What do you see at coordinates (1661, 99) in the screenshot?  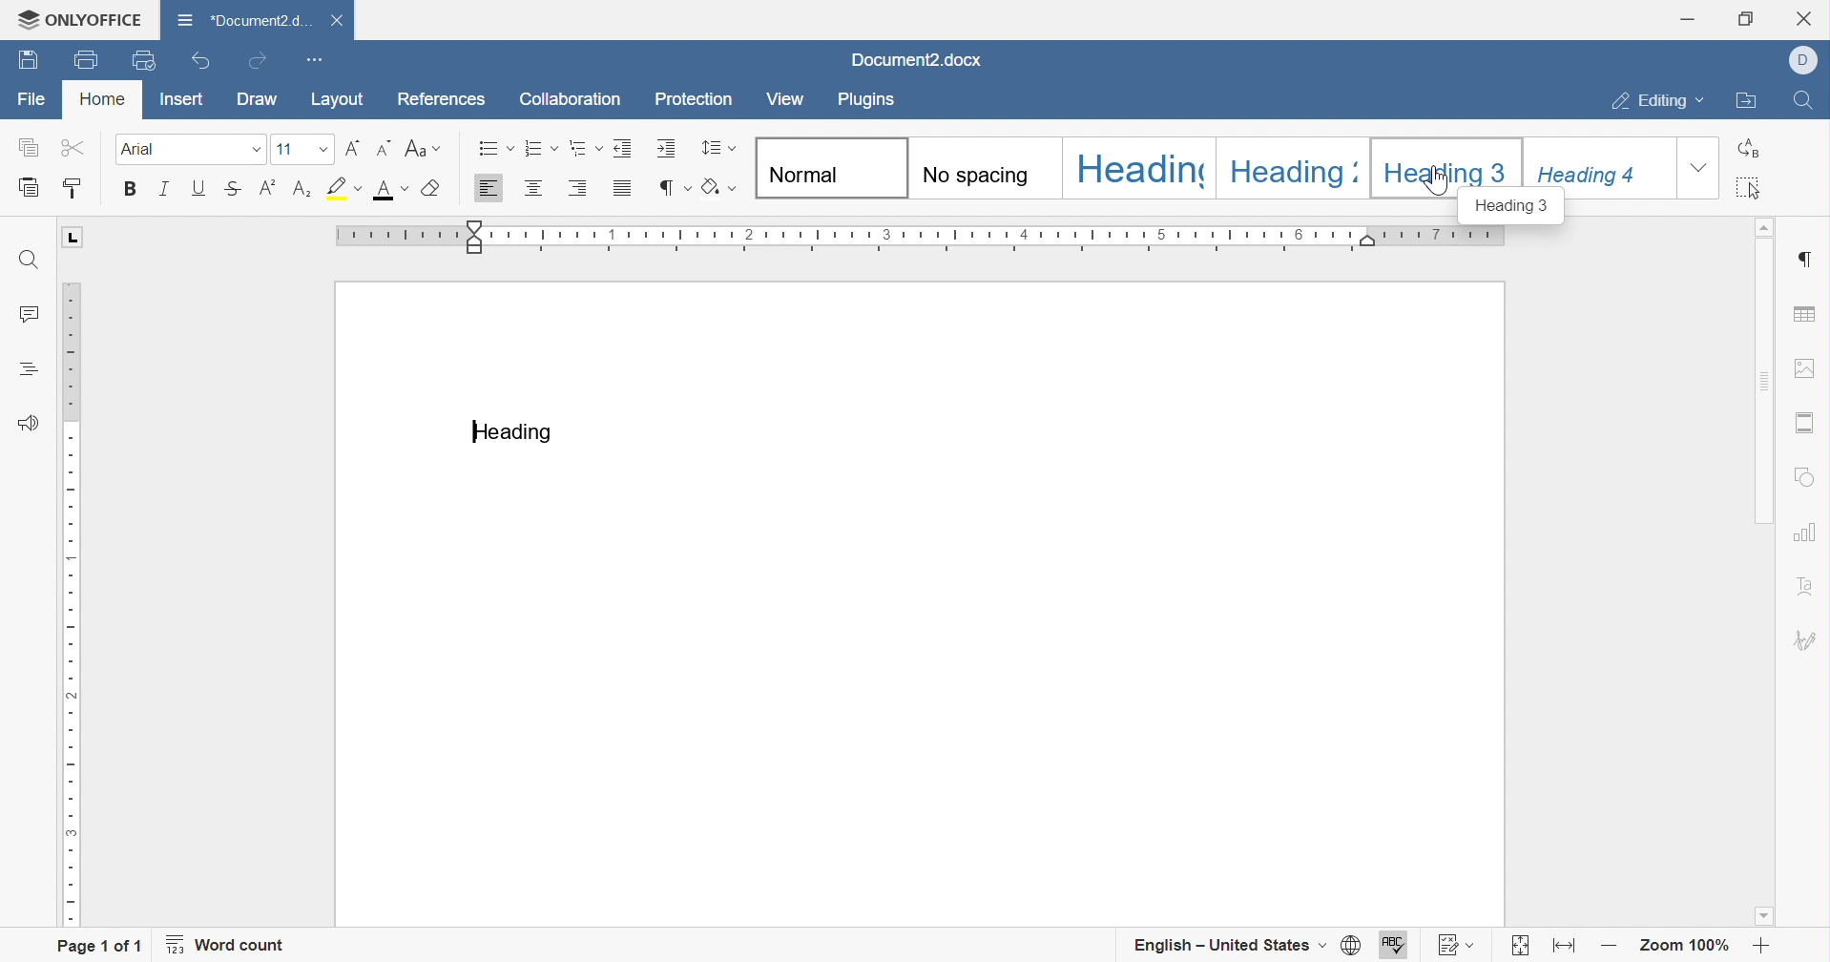 I see `Editing` at bounding box center [1661, 99].